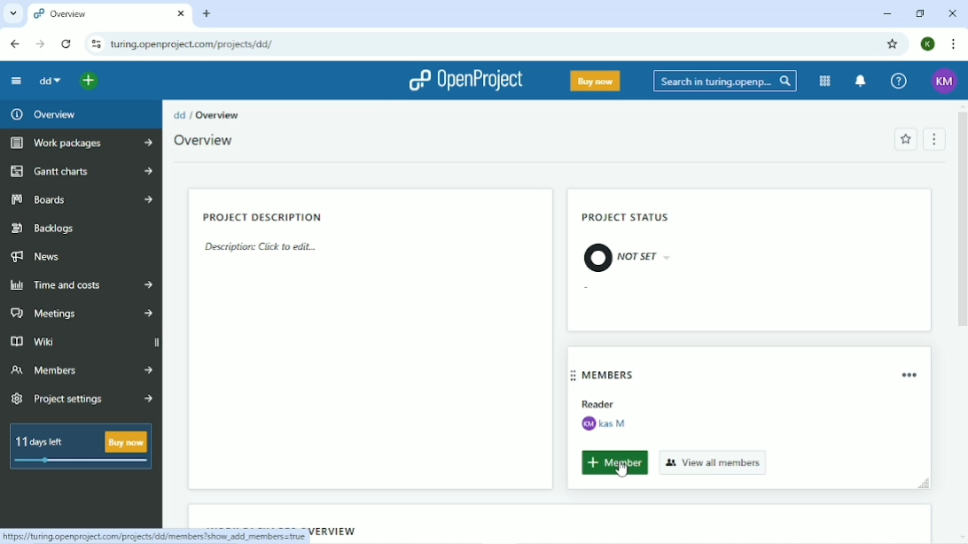  Describe the element at coordinates (605, 403) in the screenshot. I see `Reader` at that location.